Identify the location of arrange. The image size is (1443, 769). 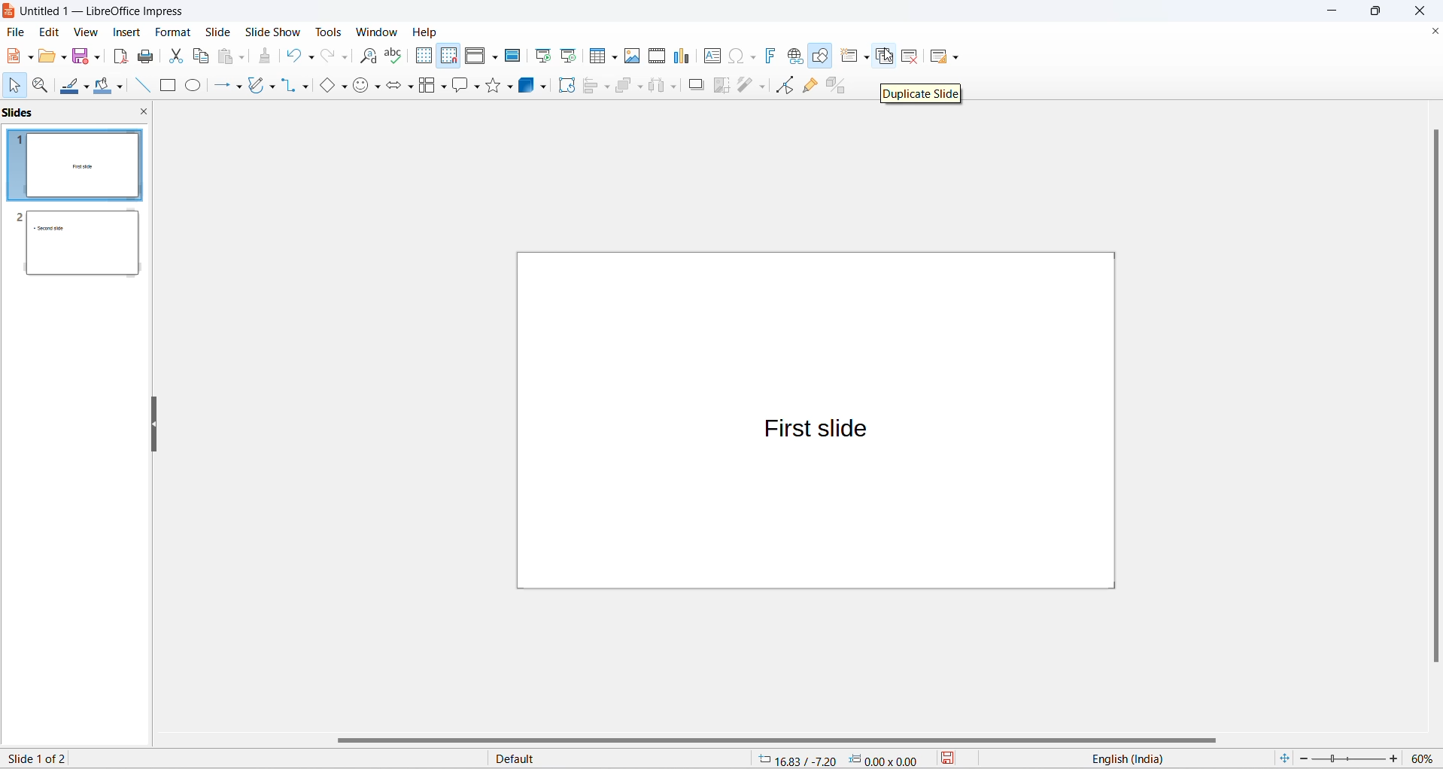
(624, 87).